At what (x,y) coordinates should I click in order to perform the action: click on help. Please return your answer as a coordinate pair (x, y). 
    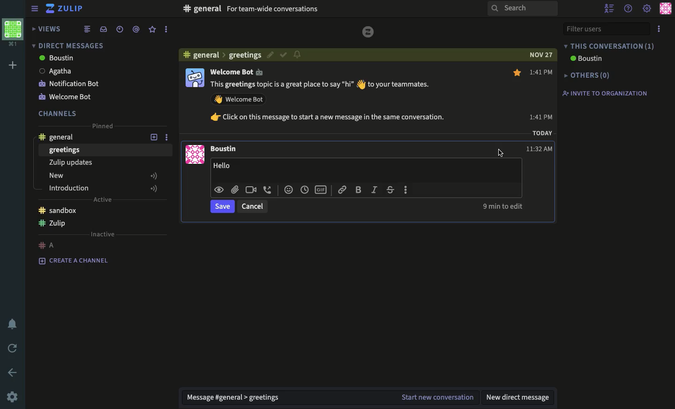
    Looking at the image, I should click on (628, 8).